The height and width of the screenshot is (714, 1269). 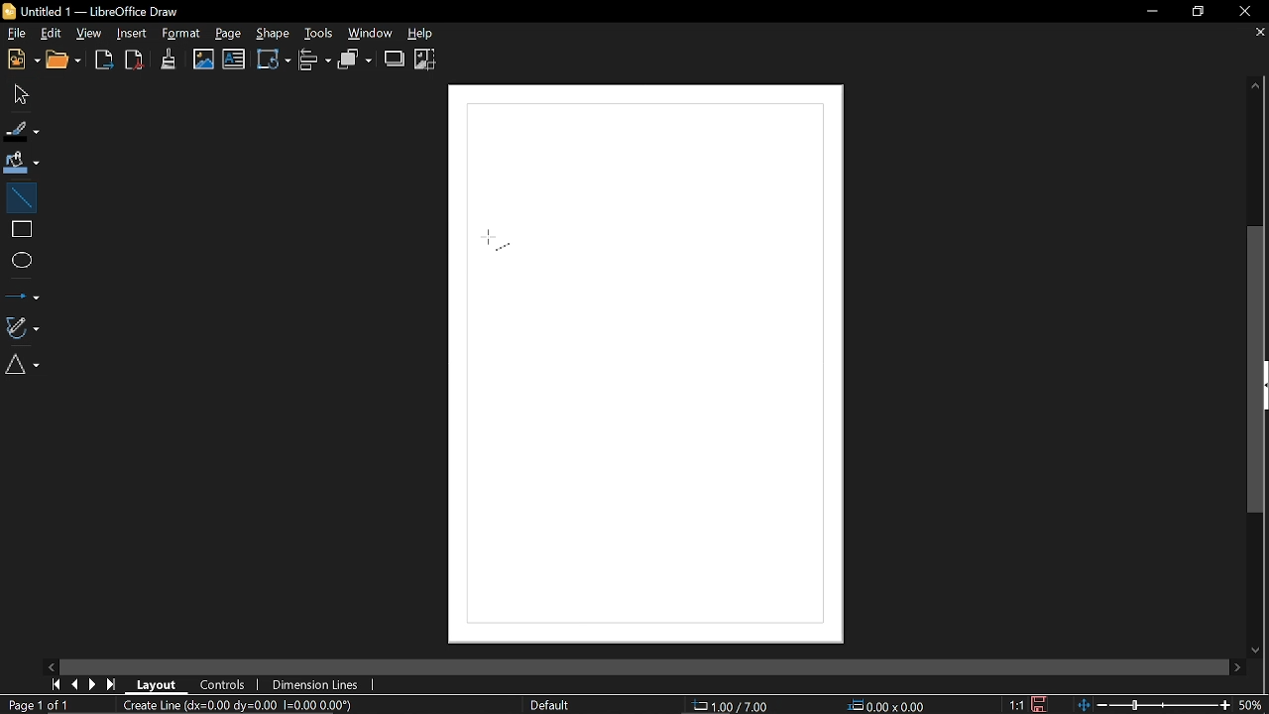 I want to click on basic shapes, so click(x=26, y=367).